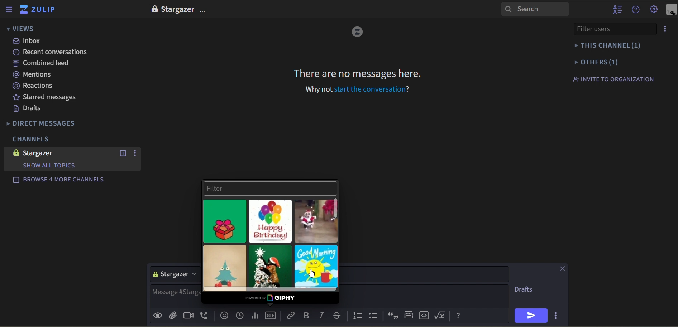  What do you see at coordinates (441, 315) in the screenshot?
I see `icon` at bounding box center [441, 315].